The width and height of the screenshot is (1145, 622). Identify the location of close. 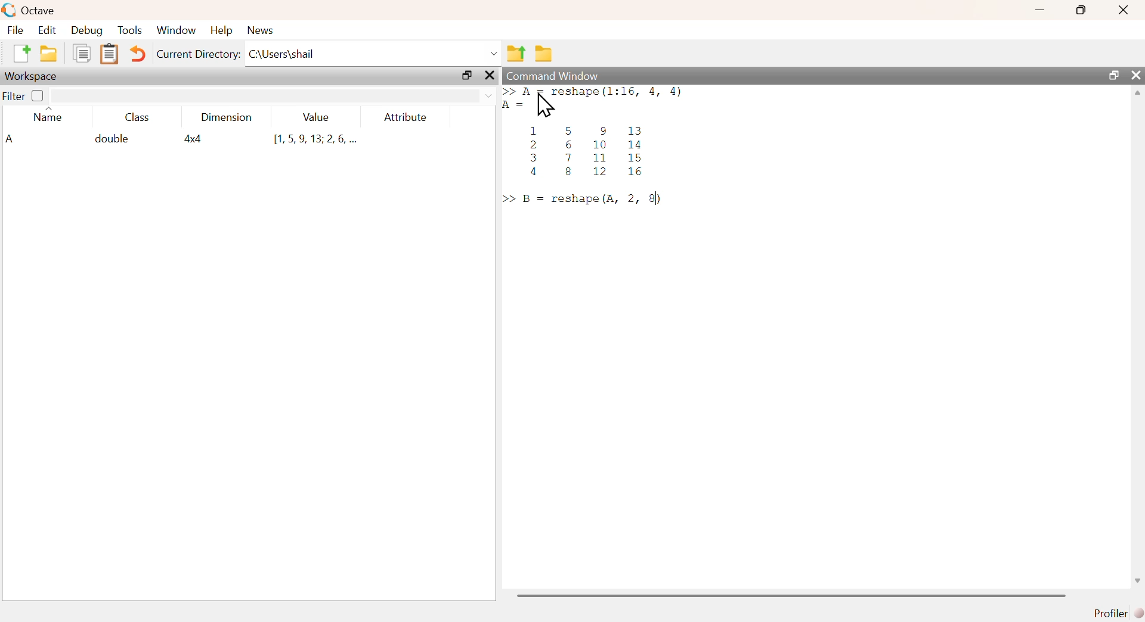
(1137, 76).